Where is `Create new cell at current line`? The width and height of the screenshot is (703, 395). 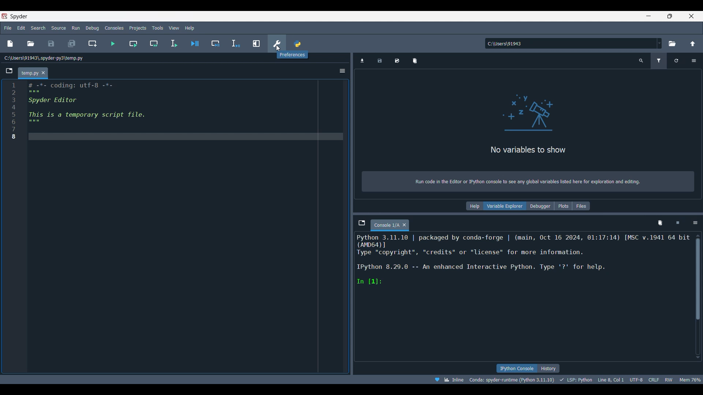 Create new cell at current line is located at coordinates (92, 43).